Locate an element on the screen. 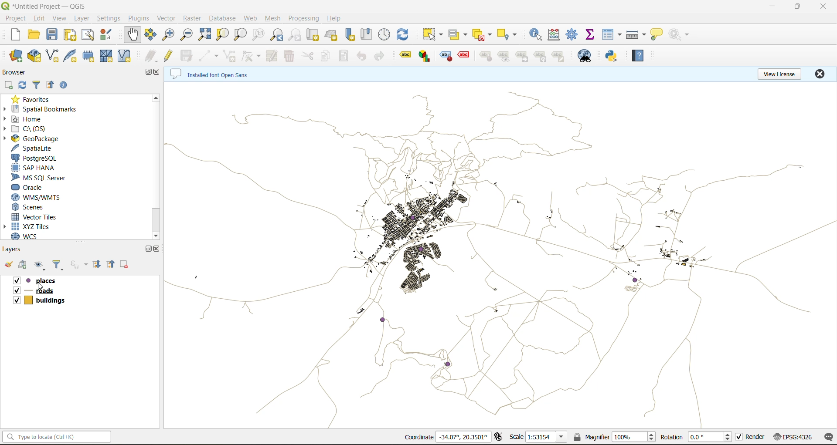 Image resolution: width=837 pixels, height=445 pixels. select  is located at coordinates (432, 34).